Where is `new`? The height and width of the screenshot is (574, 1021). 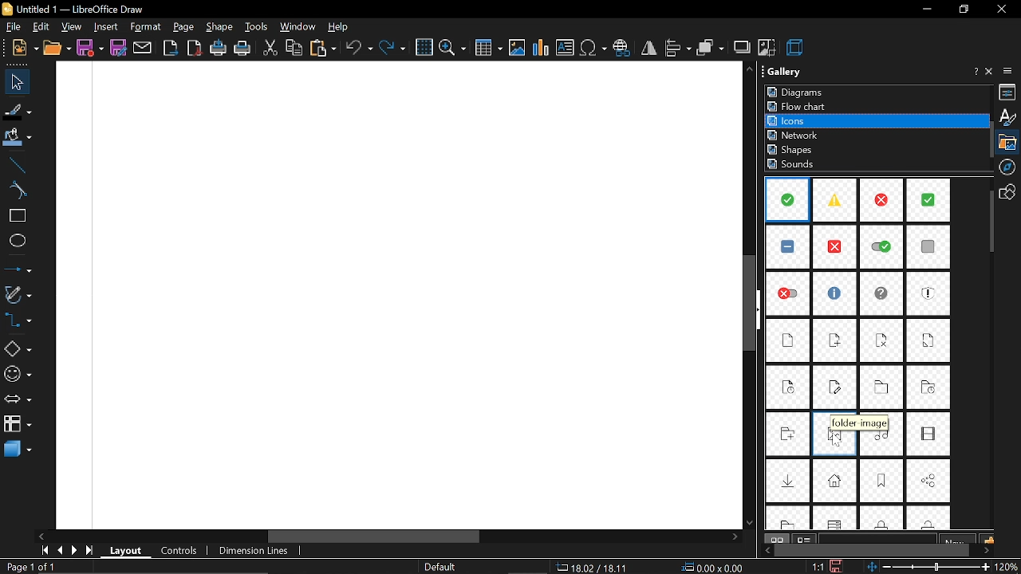
new is located at coordinates (20, 47).